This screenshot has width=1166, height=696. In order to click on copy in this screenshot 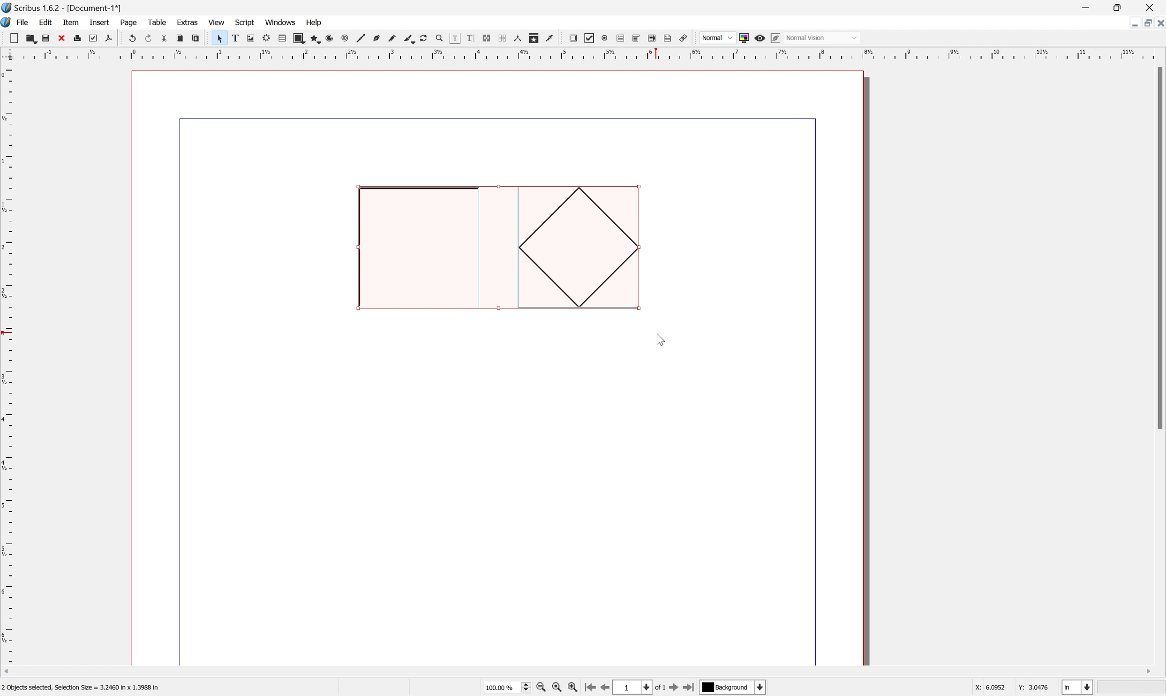, I will do `click(179, 38)`.